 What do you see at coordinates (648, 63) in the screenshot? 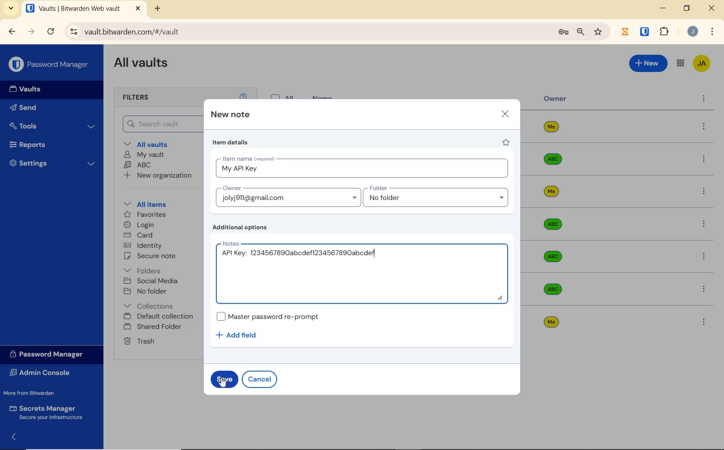
I see `New` at bounding box center [648, 63].